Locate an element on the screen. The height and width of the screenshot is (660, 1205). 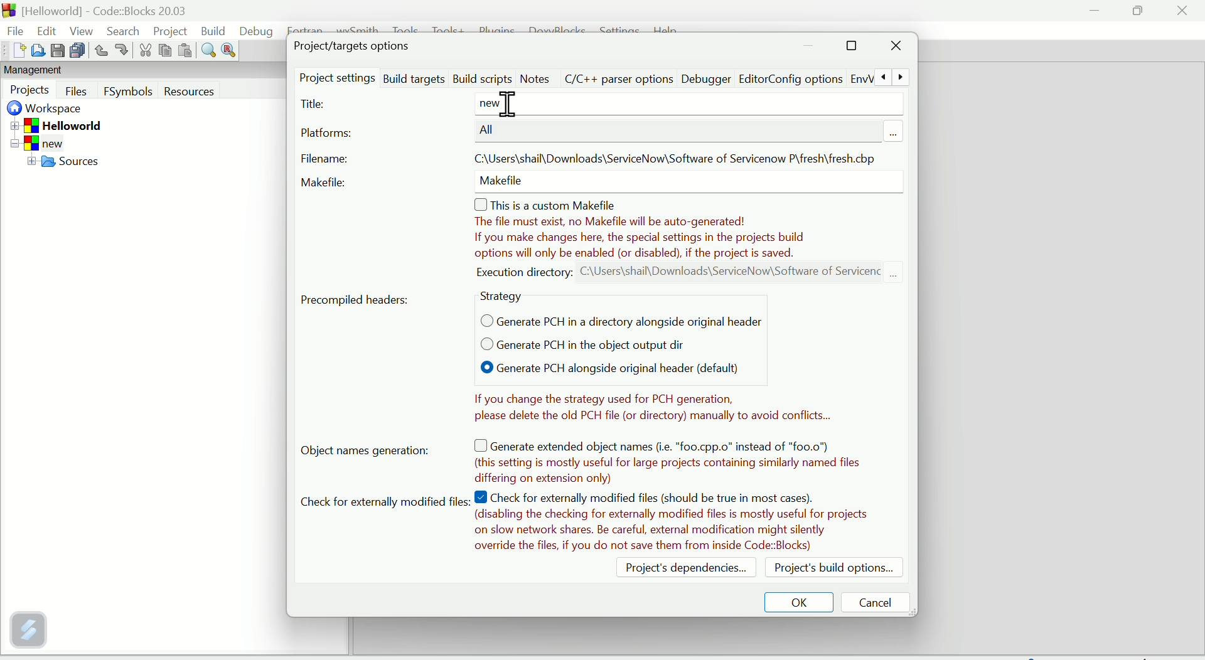
Debugger is located at coordinates (705, 79).